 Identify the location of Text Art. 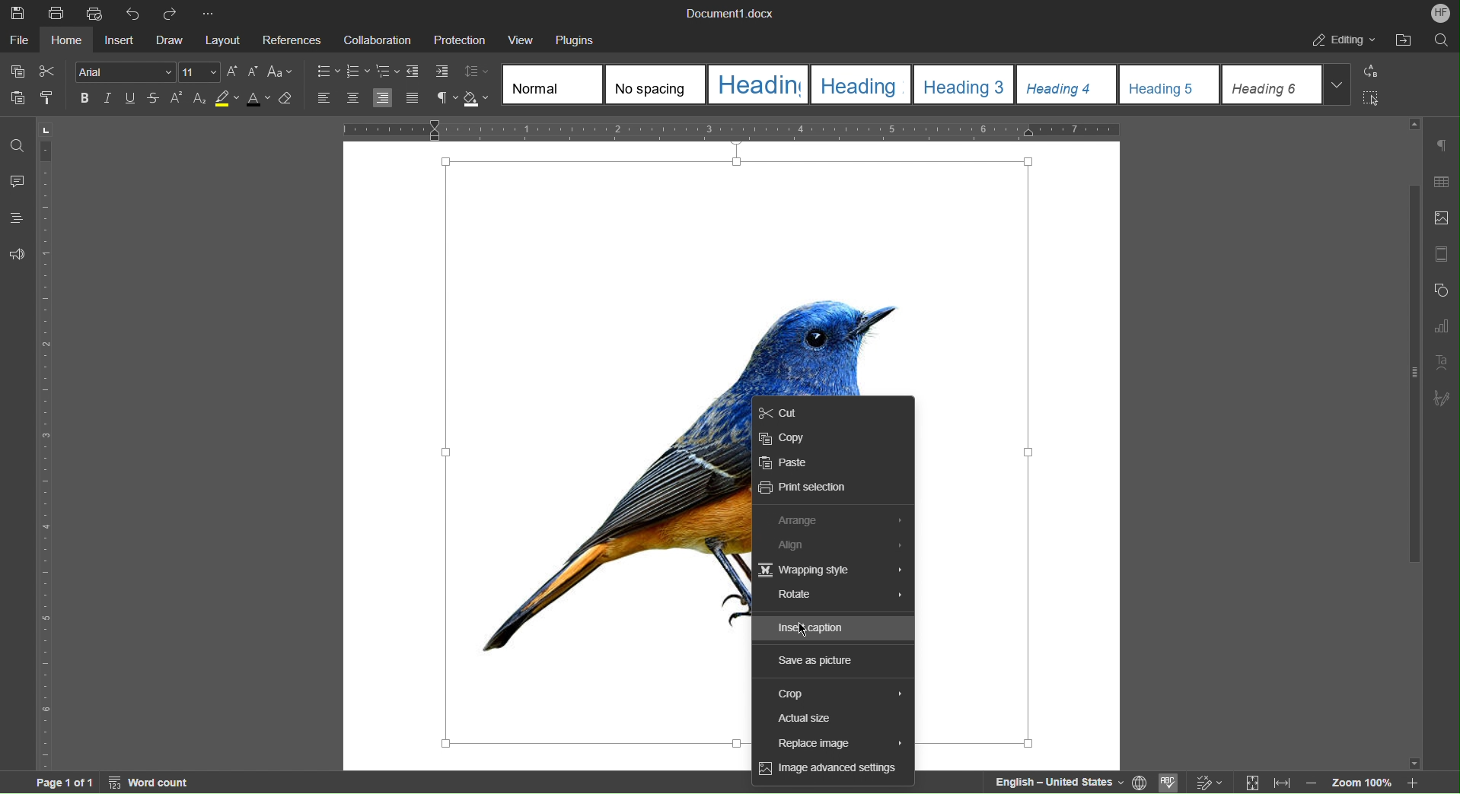
(1440, 362).